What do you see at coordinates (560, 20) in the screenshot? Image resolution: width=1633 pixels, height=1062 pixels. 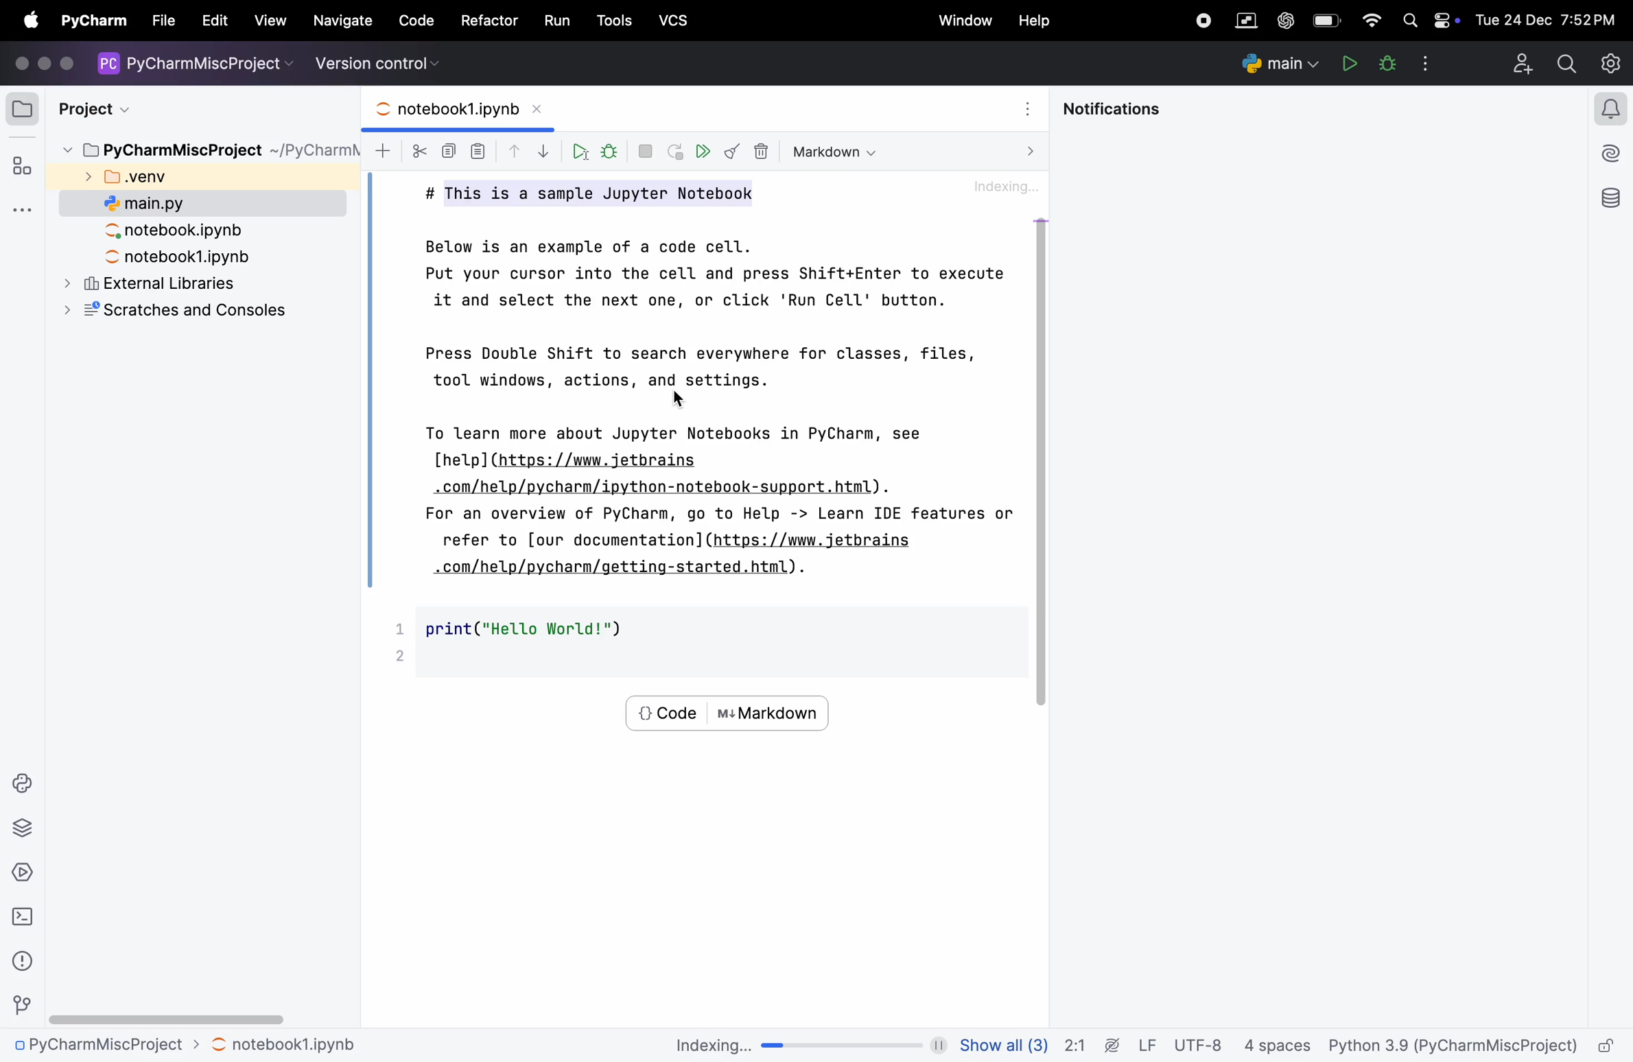 I see `run` at bounding box center [560, 20].